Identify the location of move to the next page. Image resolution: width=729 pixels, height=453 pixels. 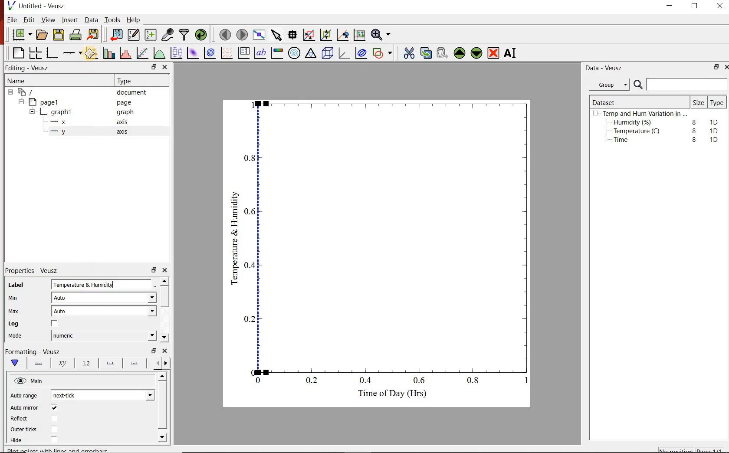
(242, 34).